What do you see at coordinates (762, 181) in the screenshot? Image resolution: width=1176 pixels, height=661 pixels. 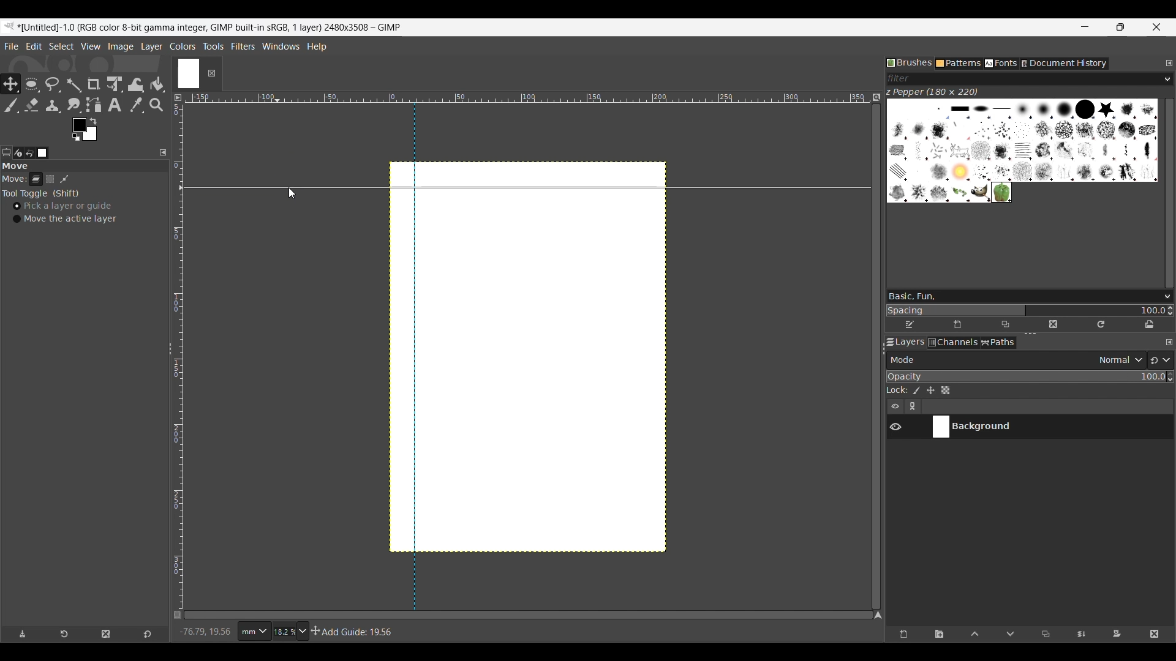 I see `Horizontal guideline dragged on to canvas` at bounding box center [762, 181].